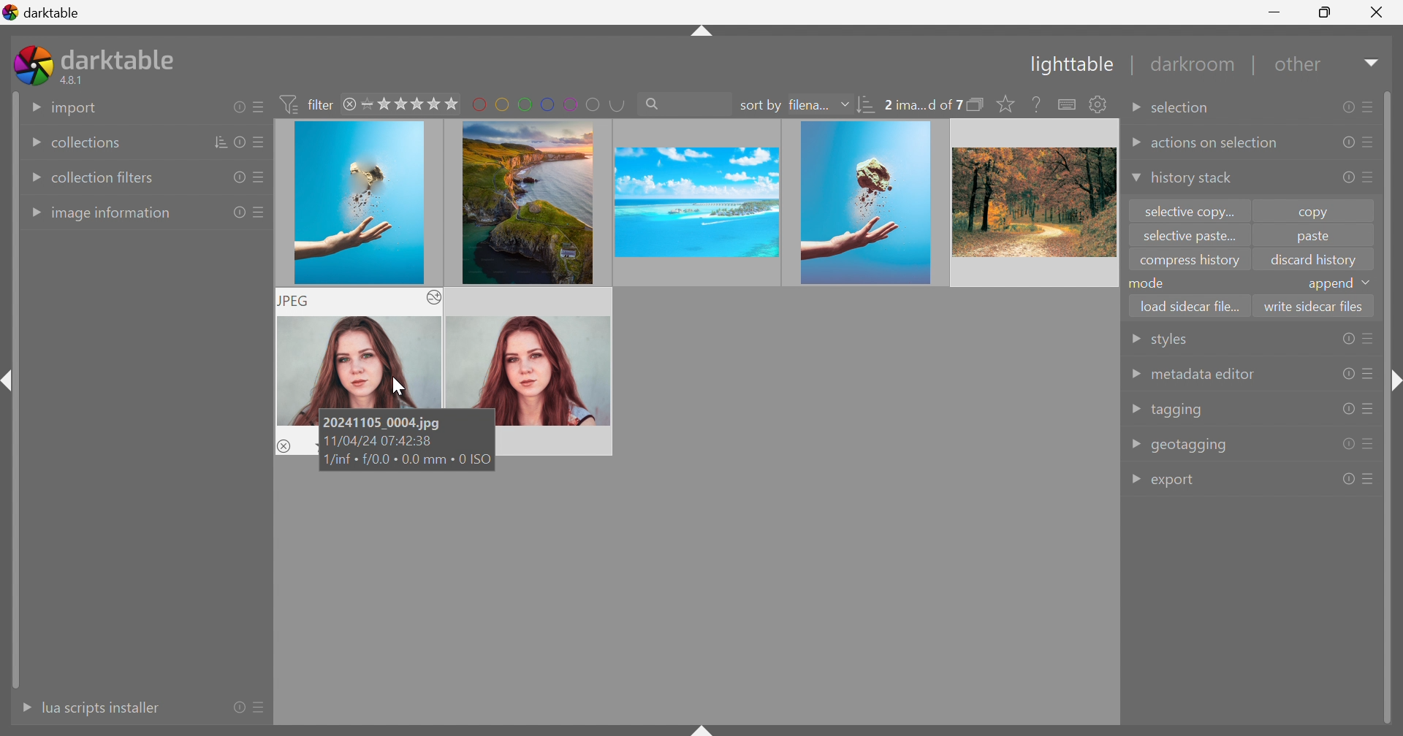 Image resolution: width=1403 pixels, height=736 pixels. What do you see at coordinates (1033, 202) in the screenshot?
I see `image` at bounding box center [1033, 202].